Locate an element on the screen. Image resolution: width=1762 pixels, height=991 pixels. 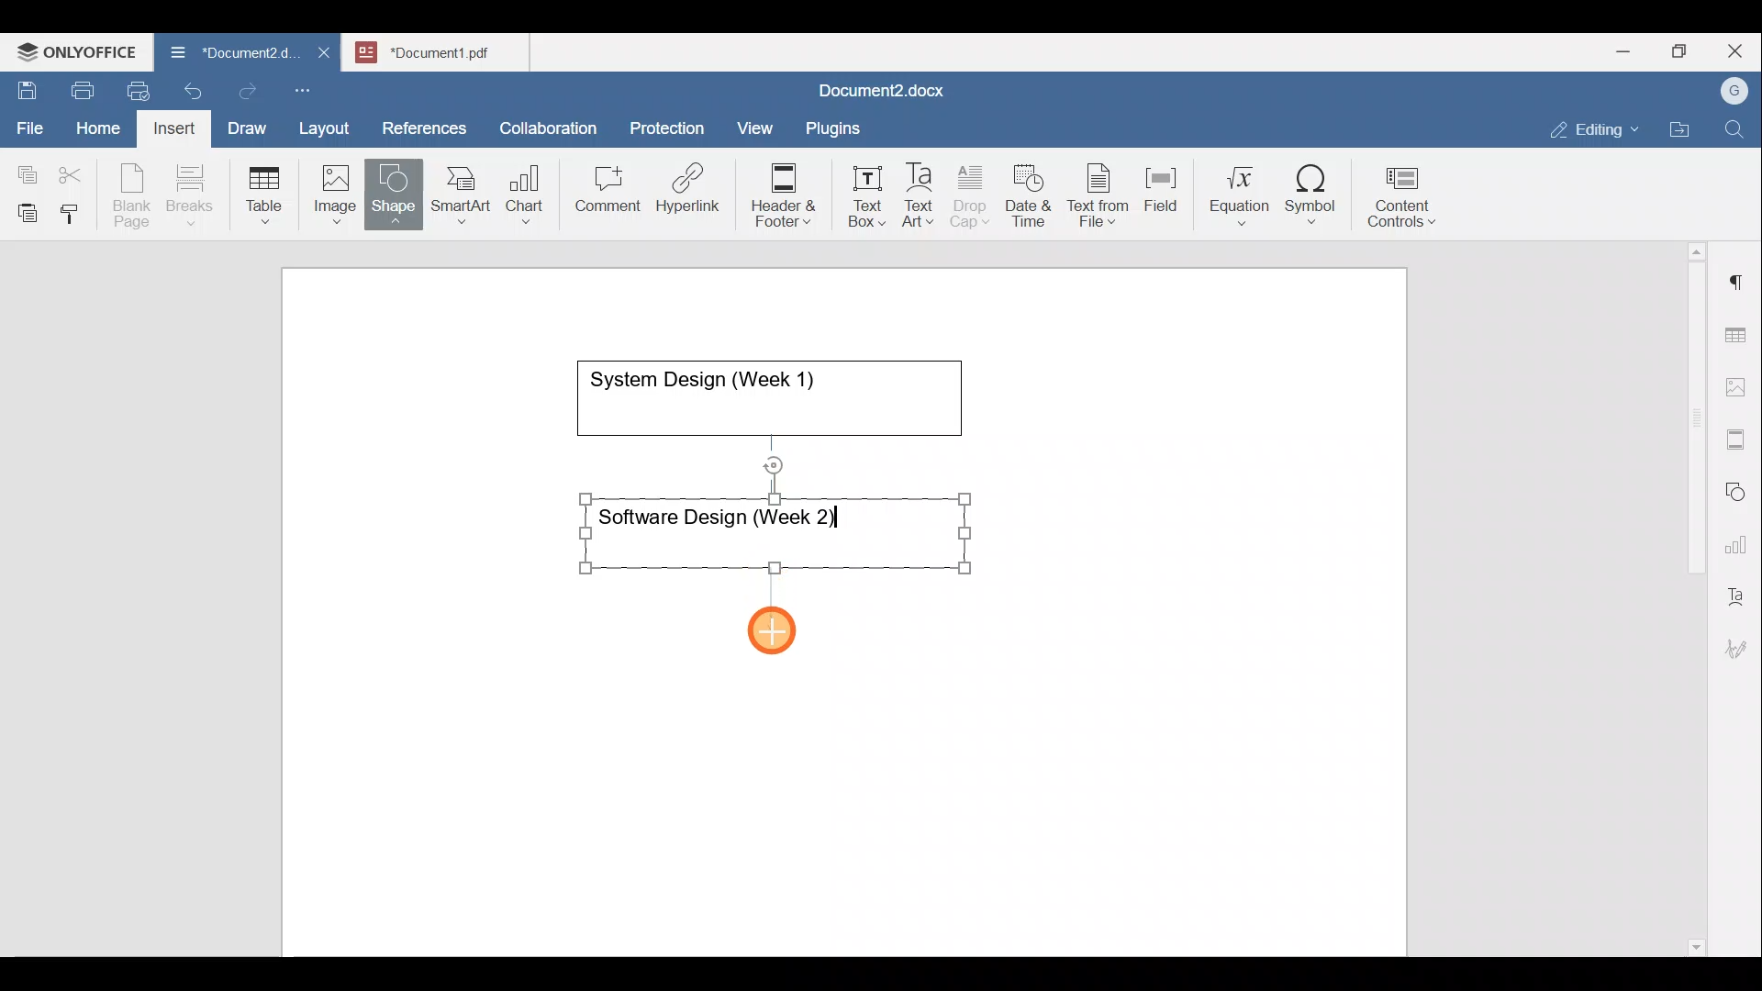
SmartArt is located at coordinates (458, 191).